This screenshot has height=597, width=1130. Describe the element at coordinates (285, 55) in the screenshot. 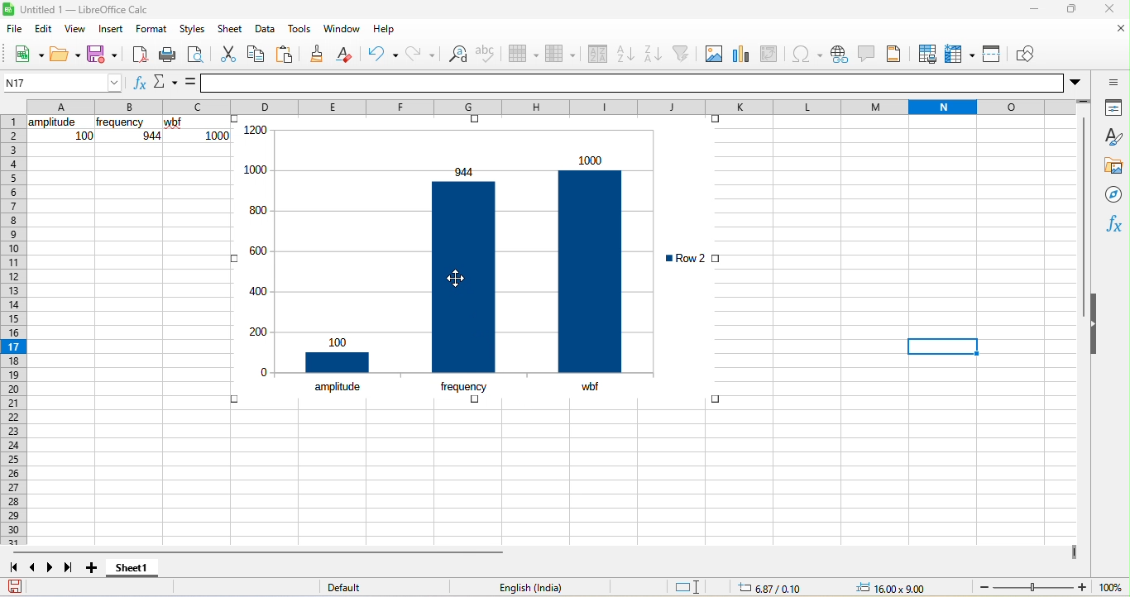

I see `paste` at that location.